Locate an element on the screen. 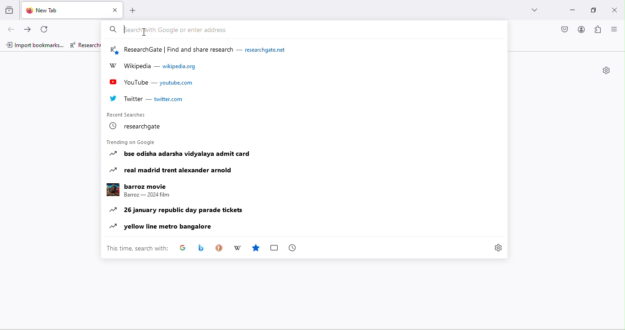 The height and width of the screenshot is (330, 625). wikipedia is located at coordinates (238, 248).